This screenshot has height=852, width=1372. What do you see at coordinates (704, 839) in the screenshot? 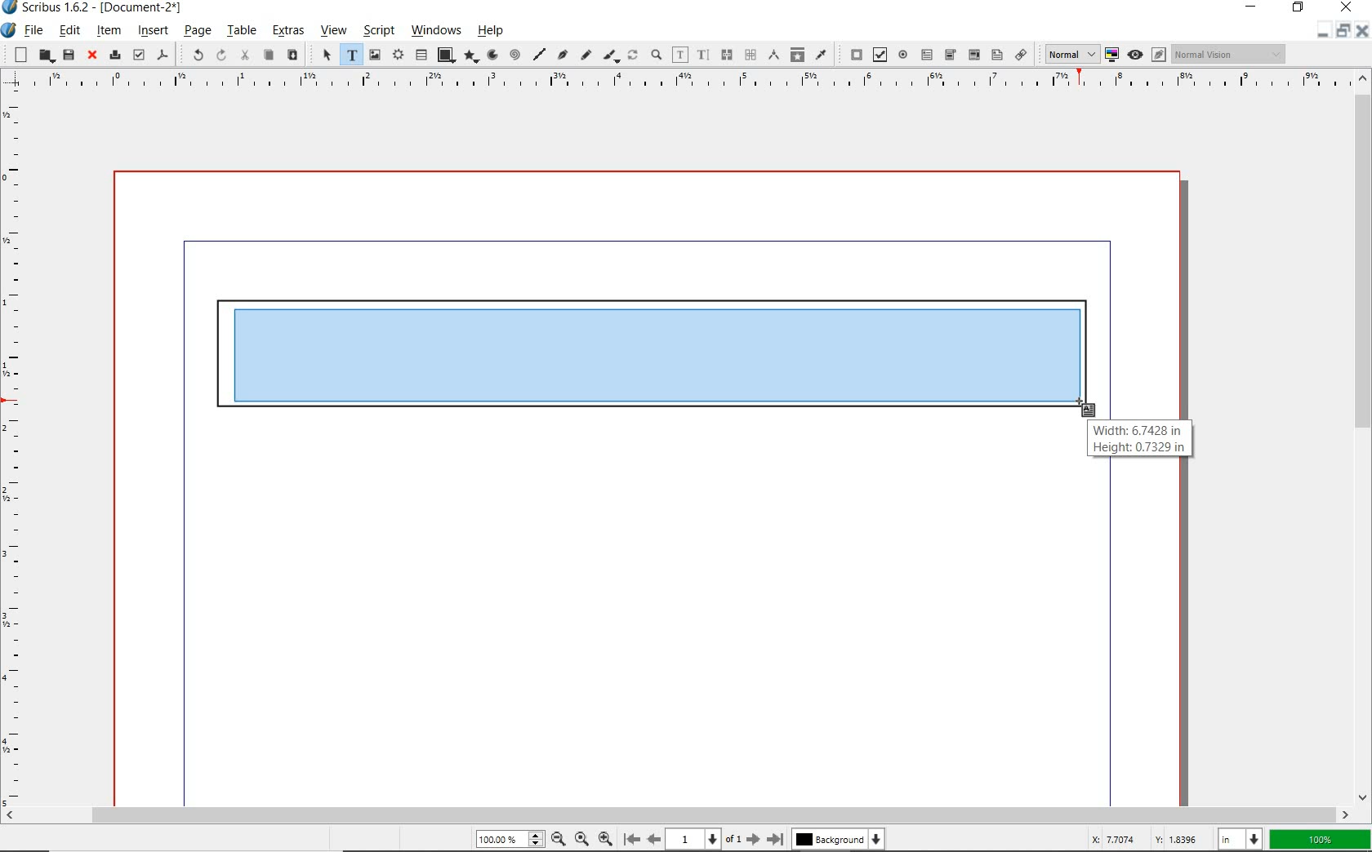
I see `current page` at bounding box center [704, 839].